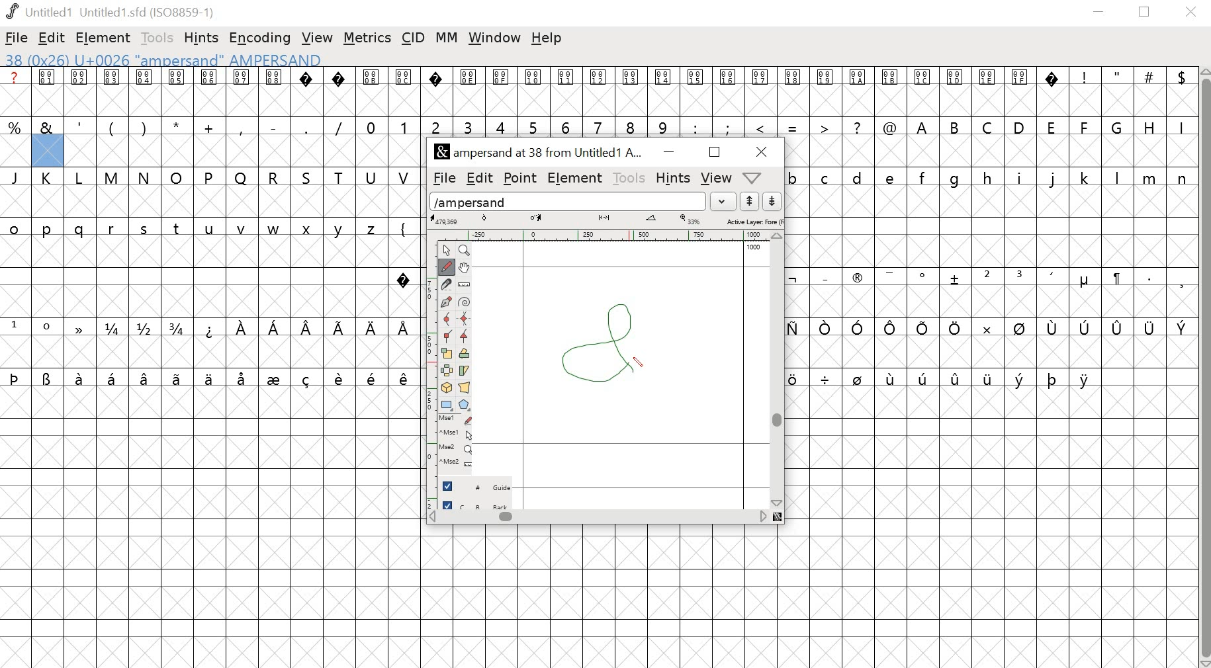 The width and height of the screenshot is (1211, 668). What do you see at coordinates (415, 37) in the screenshot?
I see `cid` at bounding box center [415, 37].